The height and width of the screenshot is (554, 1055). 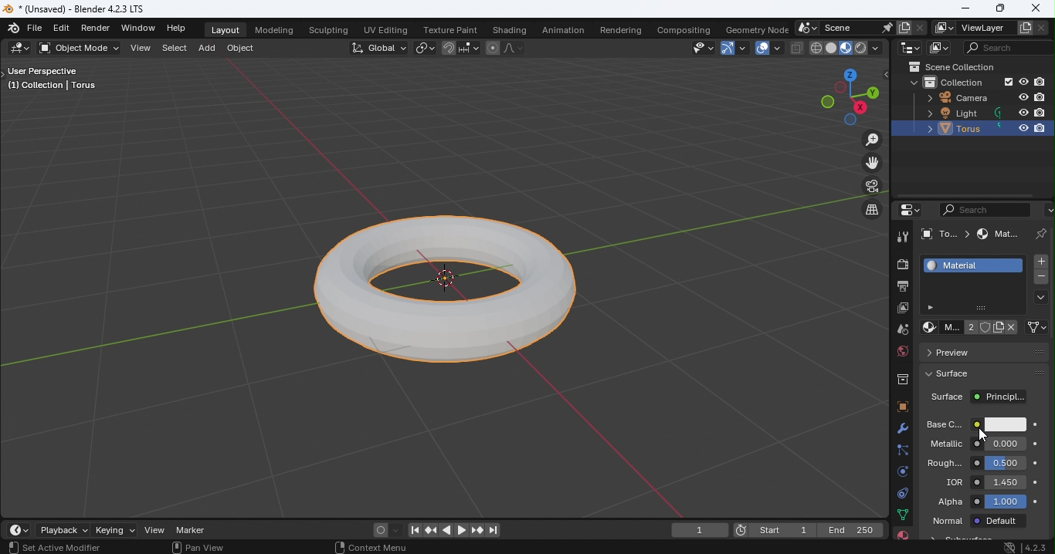 I want to click on Constraints, so click(x=902, y=492).